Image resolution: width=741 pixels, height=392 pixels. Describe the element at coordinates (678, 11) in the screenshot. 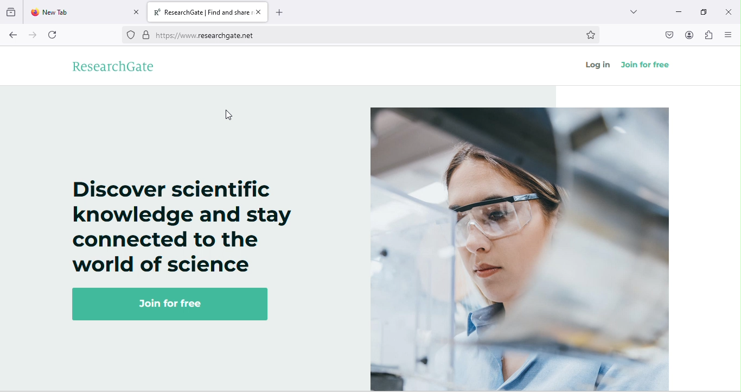

I see `minimize` at that location.